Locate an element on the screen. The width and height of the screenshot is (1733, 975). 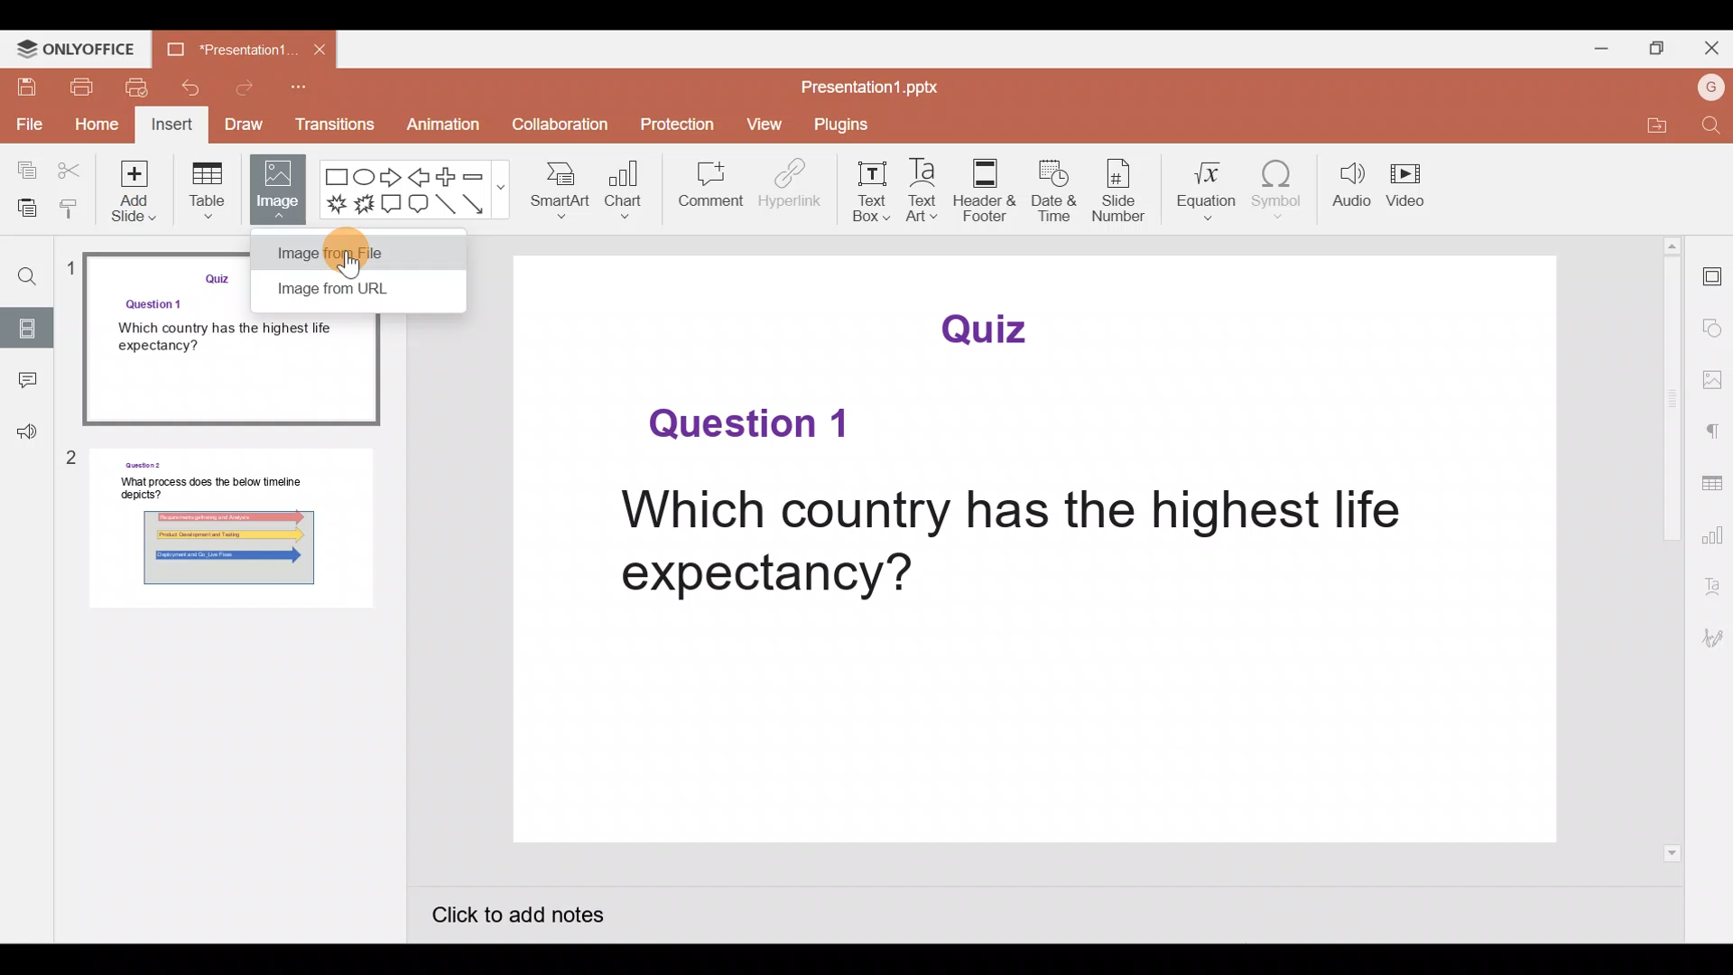
Image settings is located at coordinates (1715, 382).